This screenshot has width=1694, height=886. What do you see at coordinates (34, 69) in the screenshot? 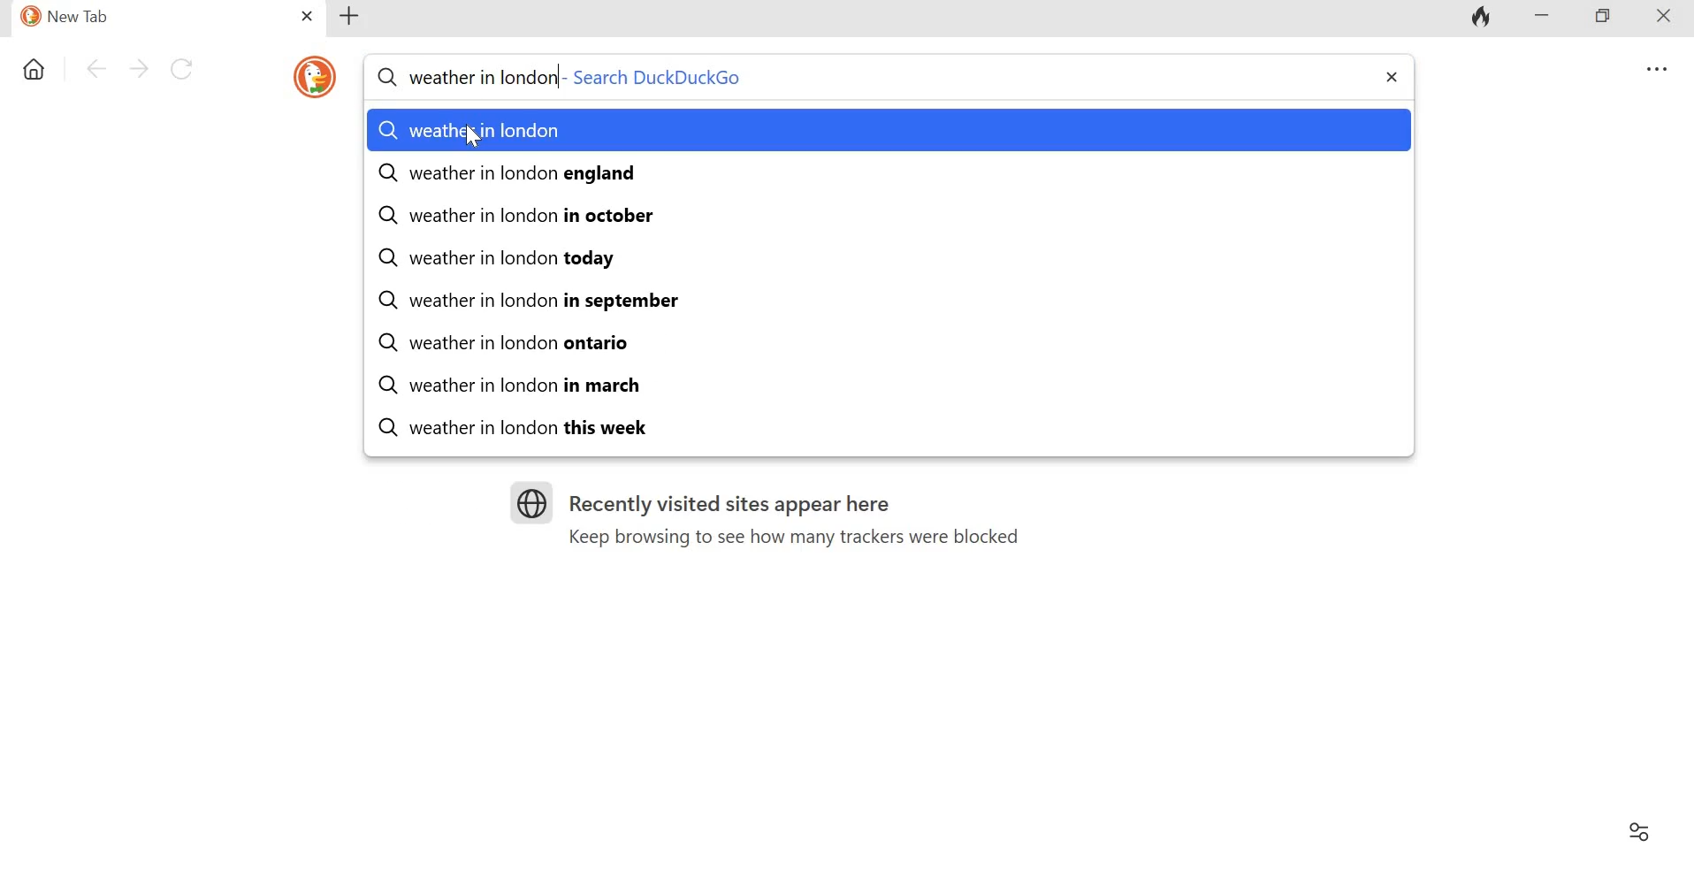
I see `Home` at bounding box center [34, 69].